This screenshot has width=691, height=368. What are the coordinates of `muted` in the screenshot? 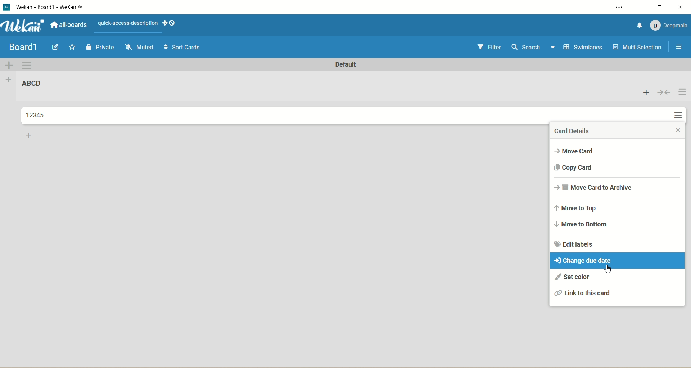 It's located at (140, 47).